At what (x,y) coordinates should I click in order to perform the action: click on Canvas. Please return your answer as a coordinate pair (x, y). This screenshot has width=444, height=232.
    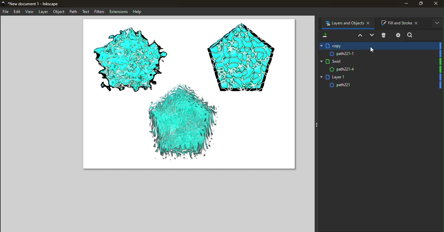
    Looking at the image, I should click on (193, 95).